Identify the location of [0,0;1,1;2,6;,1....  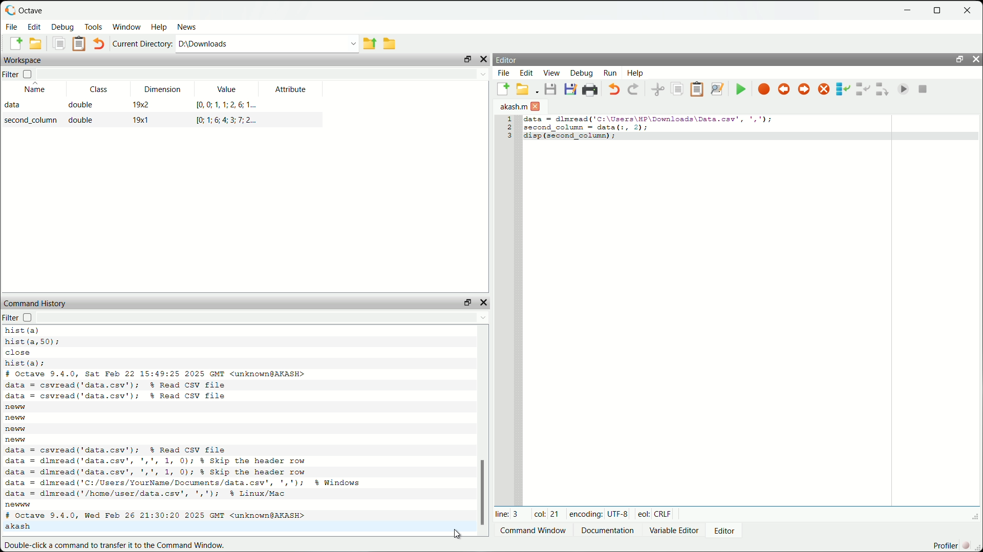
(229, 106).